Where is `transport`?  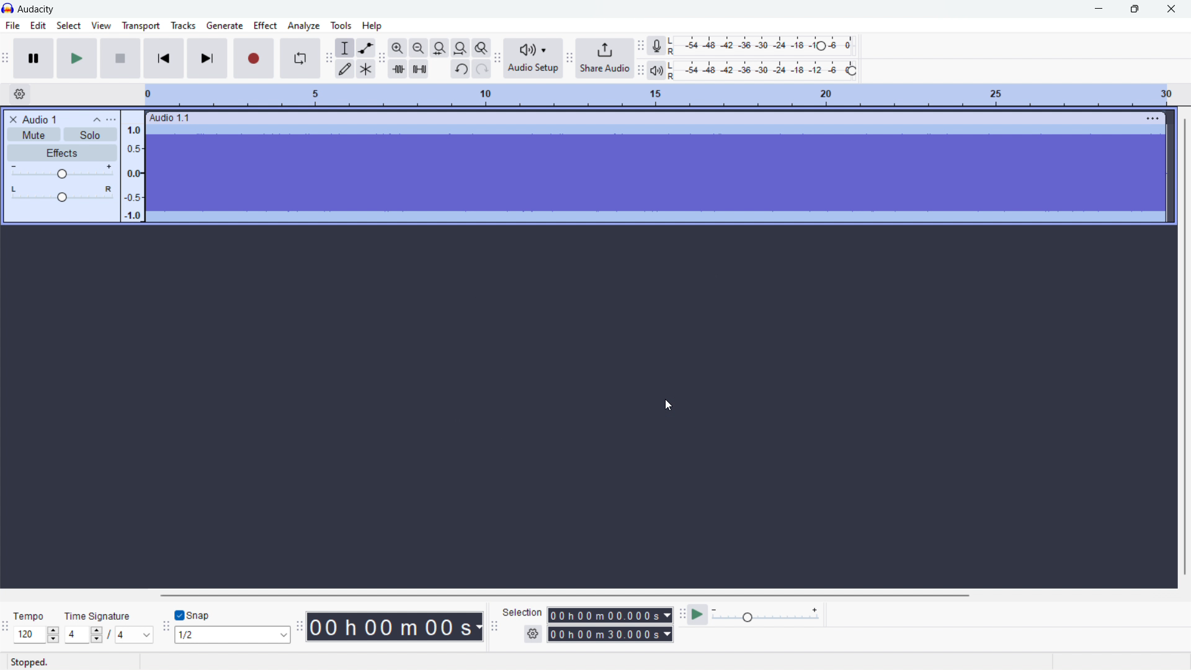 transport is located at coordinates (141, 26).